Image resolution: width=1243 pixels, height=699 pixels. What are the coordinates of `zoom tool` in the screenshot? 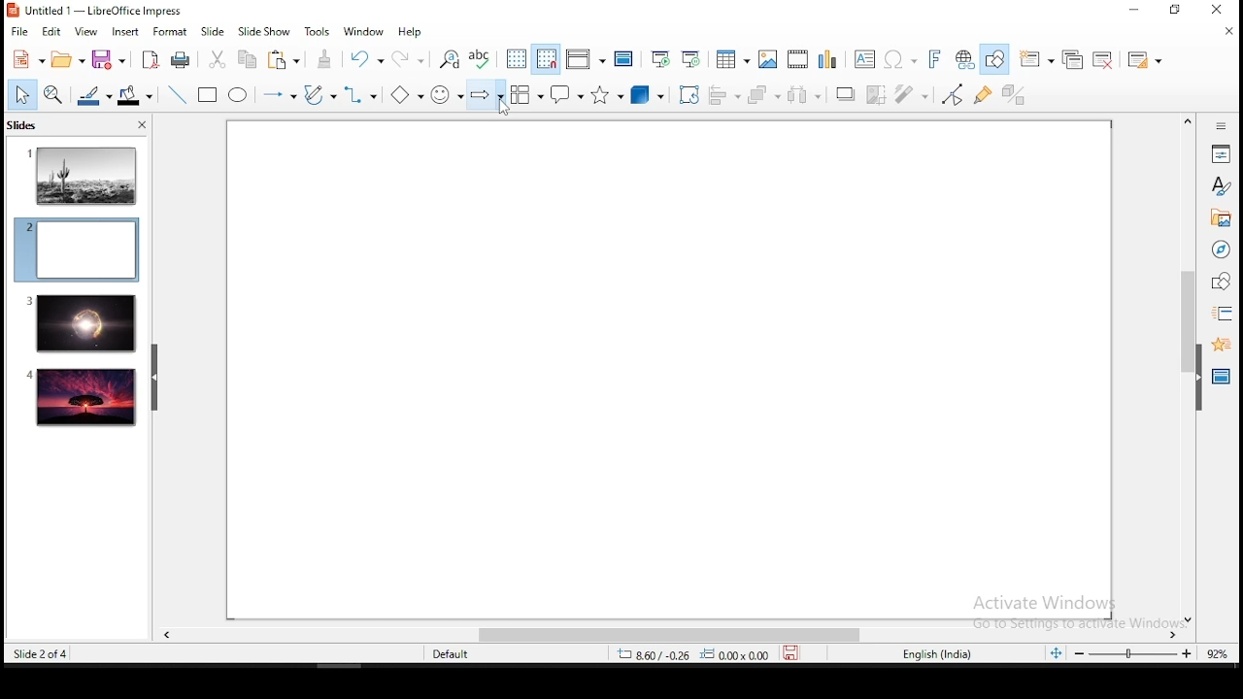 It's located at (53, 96).